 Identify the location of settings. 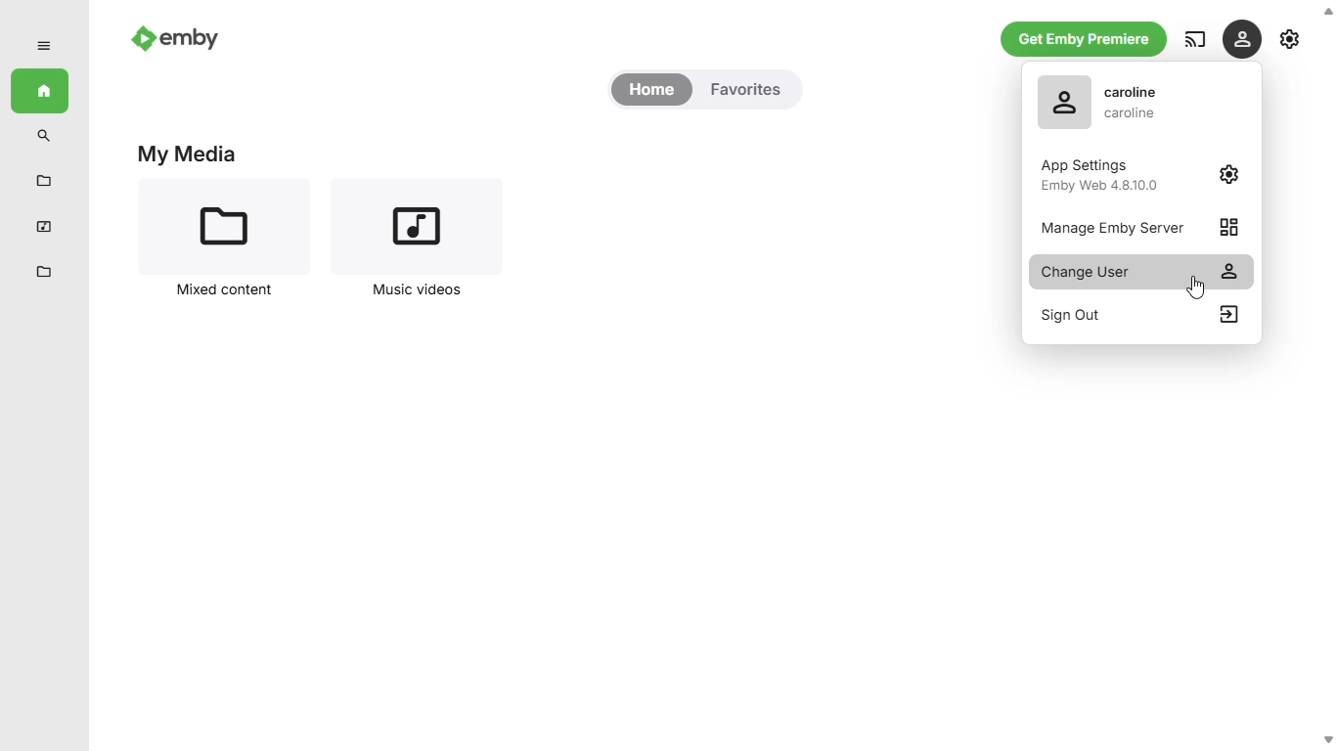
(1241, 38).